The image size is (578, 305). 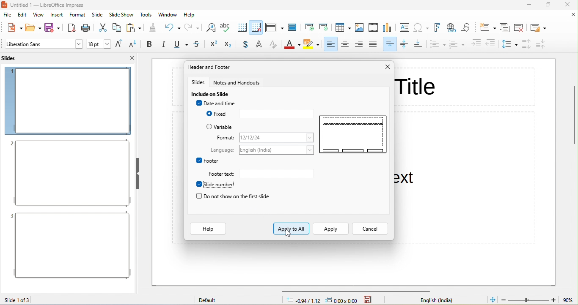 I want to click on clone formatting, so click(x=153, y=27).